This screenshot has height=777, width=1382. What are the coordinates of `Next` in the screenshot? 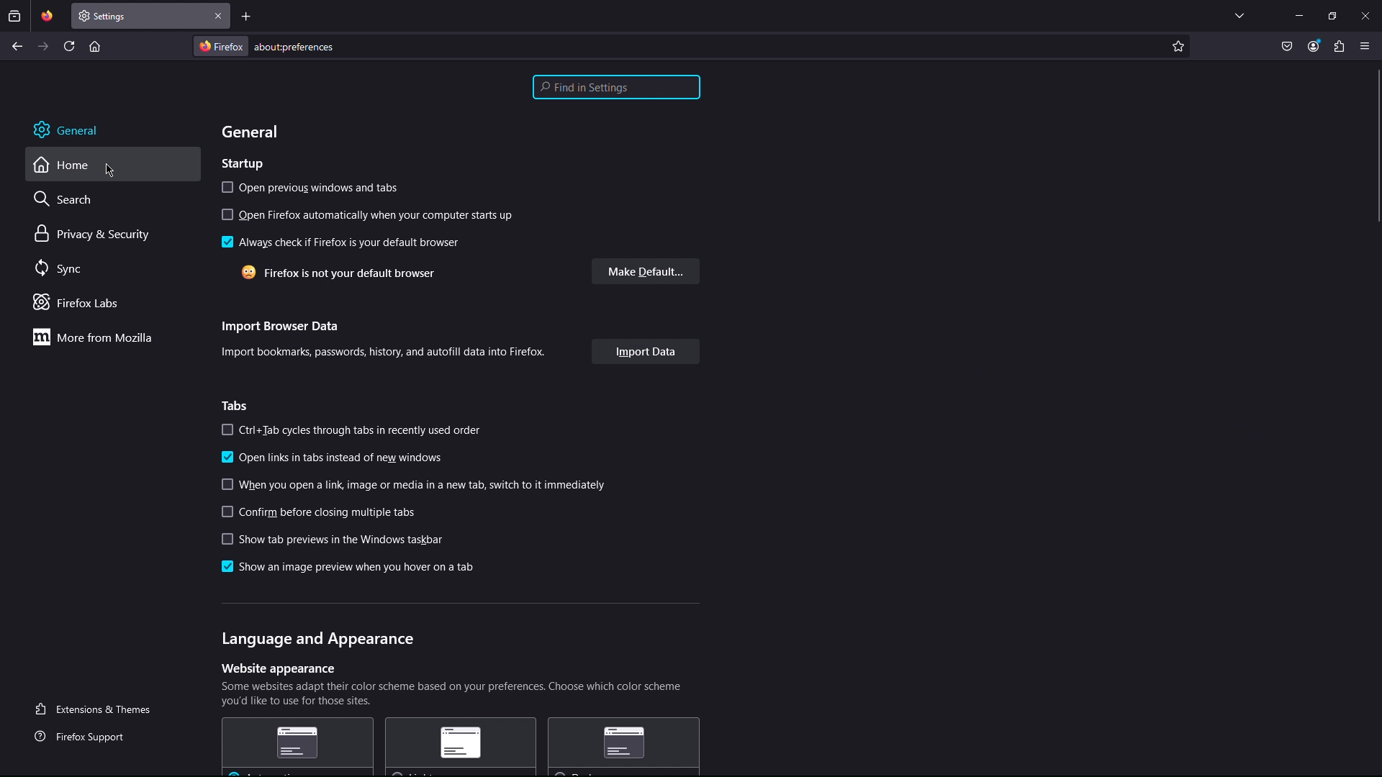 It's located at (44, 46).